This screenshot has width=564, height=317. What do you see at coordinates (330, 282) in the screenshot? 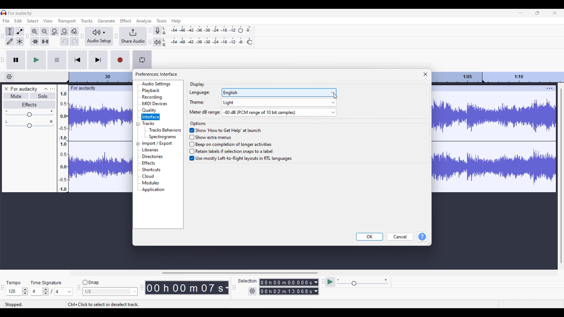
I see `Play at speed/Play at speed once` at bounding box center [330, 282].